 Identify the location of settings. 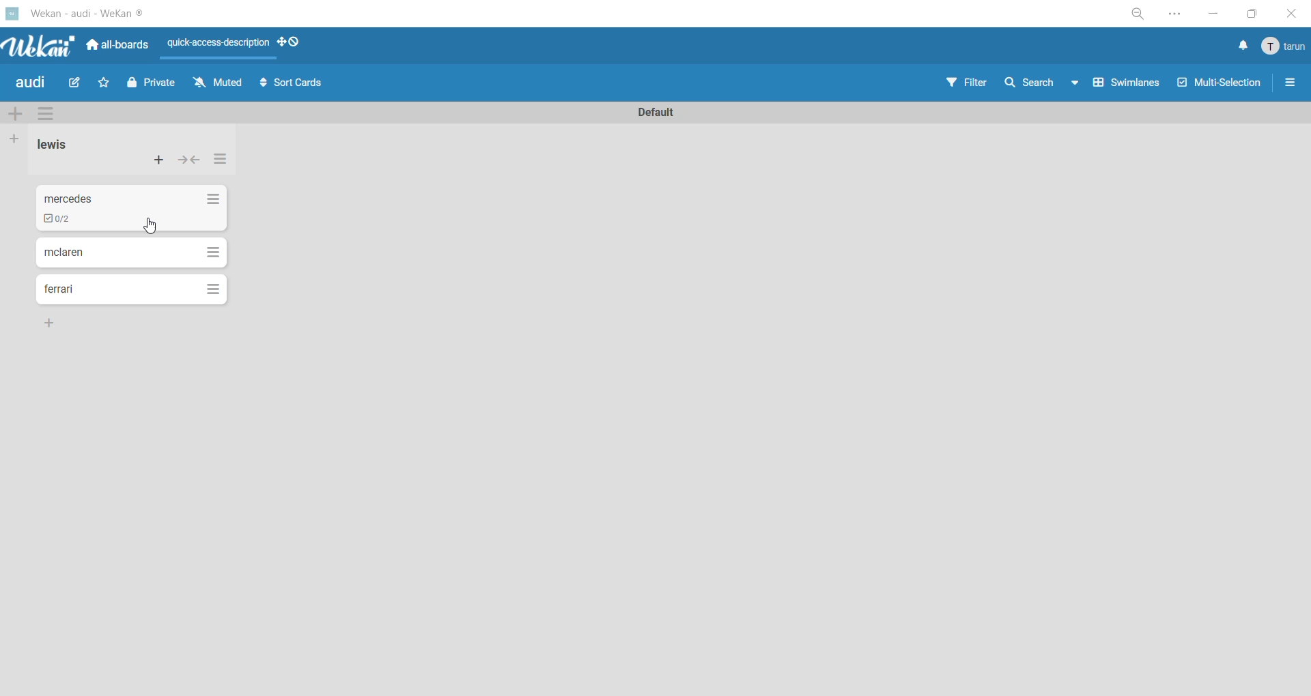
(1174, 16).